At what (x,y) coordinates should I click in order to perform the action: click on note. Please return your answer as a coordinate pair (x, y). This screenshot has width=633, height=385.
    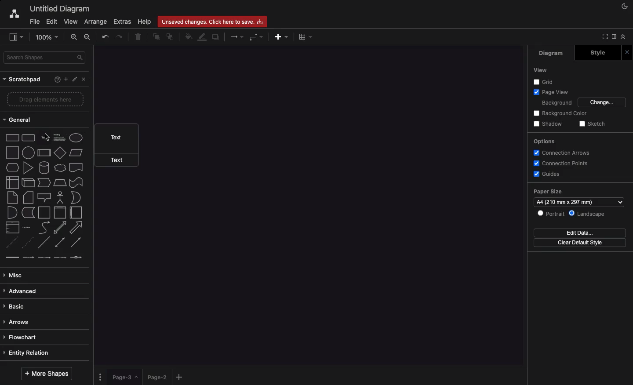
    Looking at the image, I should click on (12, 198).